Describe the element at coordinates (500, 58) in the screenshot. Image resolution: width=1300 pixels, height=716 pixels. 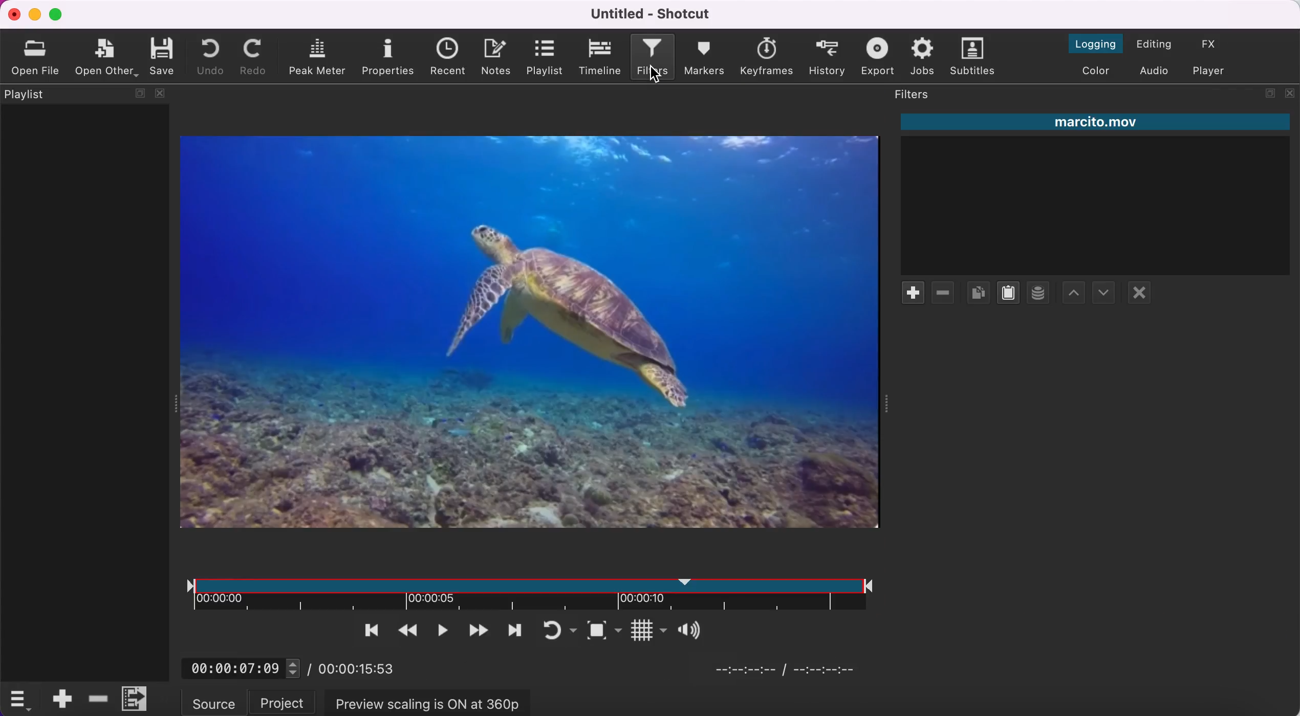
I see `notes` at that location.